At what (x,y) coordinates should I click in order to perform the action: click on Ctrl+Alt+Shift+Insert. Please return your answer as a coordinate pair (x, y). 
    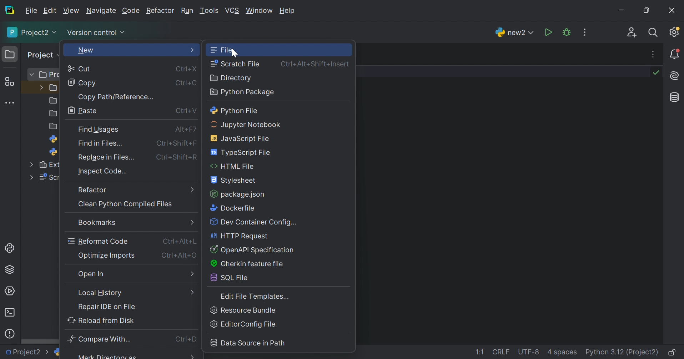
    Looking at the image, I should click on (316, 63).